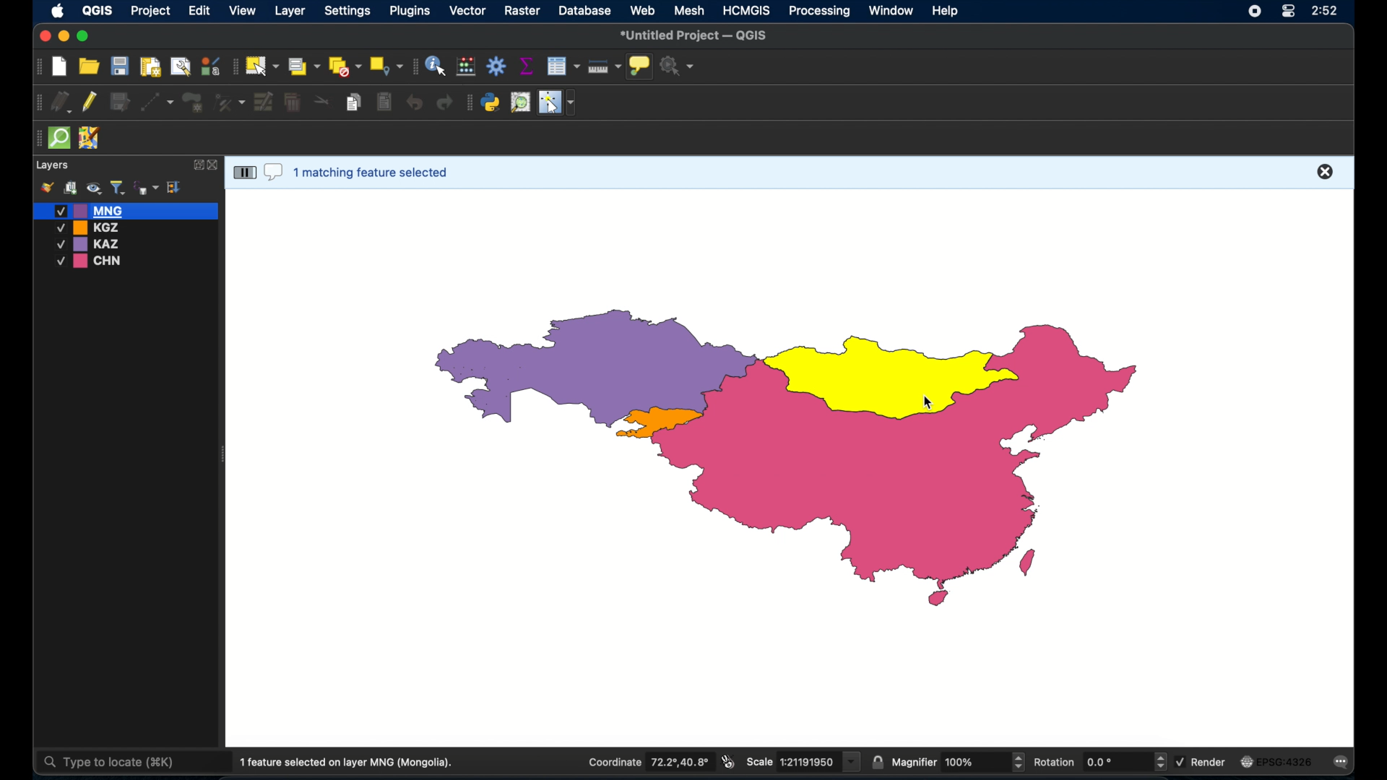 This screenshot has width=1387, height=780. Describe the element at coordinates (179, 66) in the screenshot. I see `open layout manager` at that location.